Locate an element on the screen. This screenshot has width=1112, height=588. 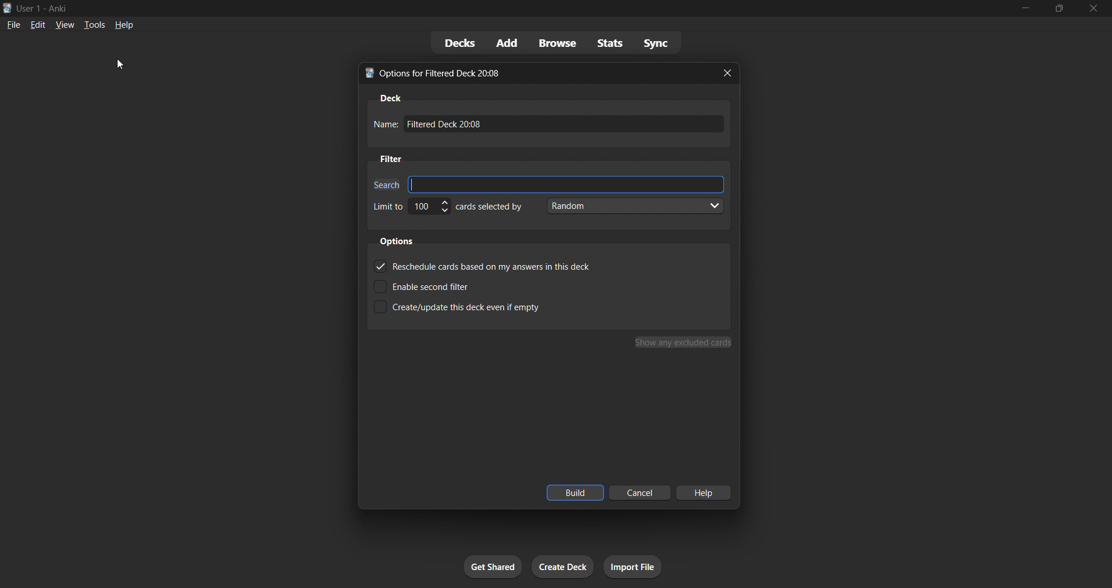
maximize/restore is located at coordinates (1060, 8).